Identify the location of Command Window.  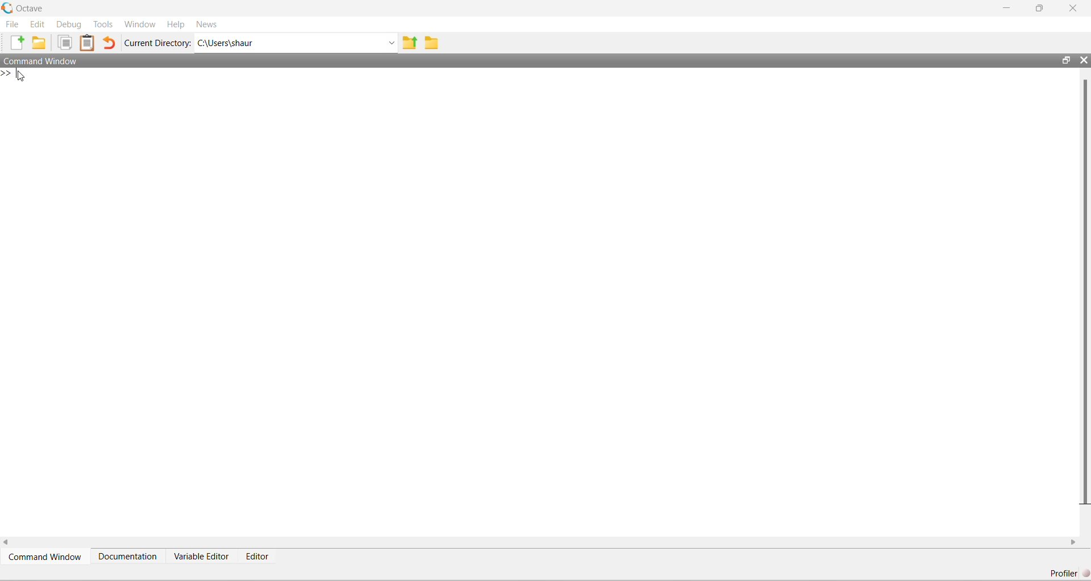
(46, 555).